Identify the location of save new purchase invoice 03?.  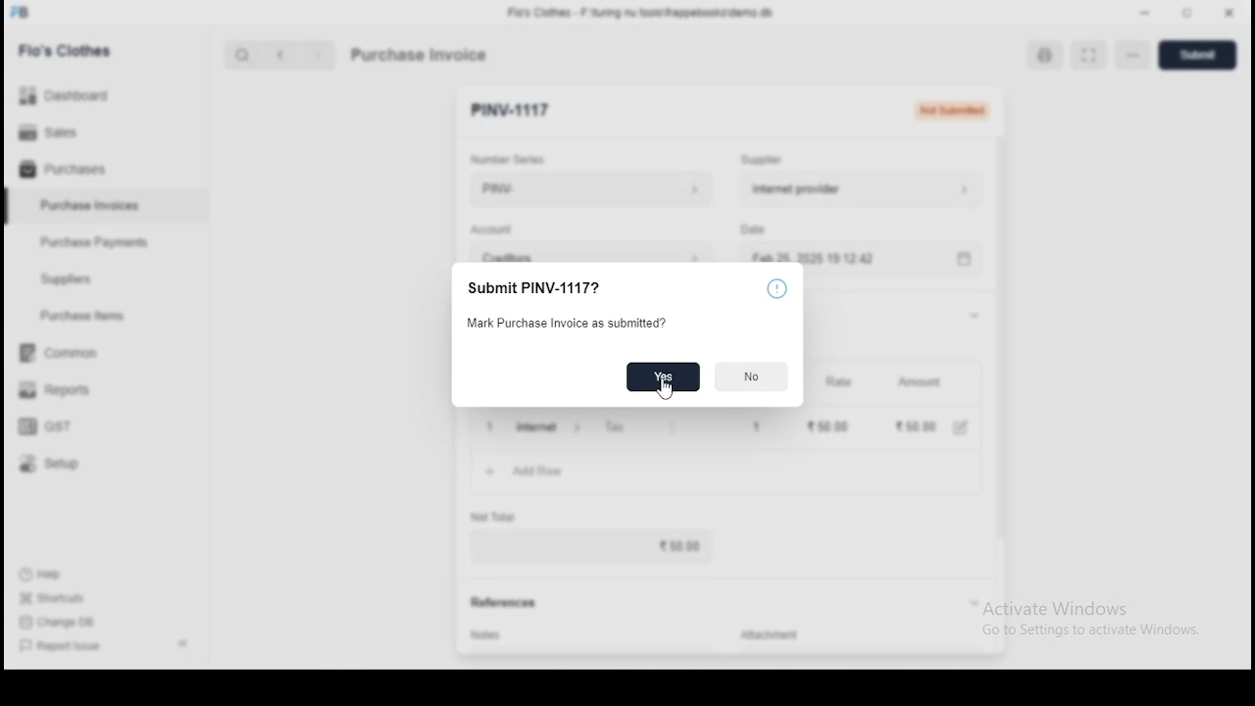
(589, 286).